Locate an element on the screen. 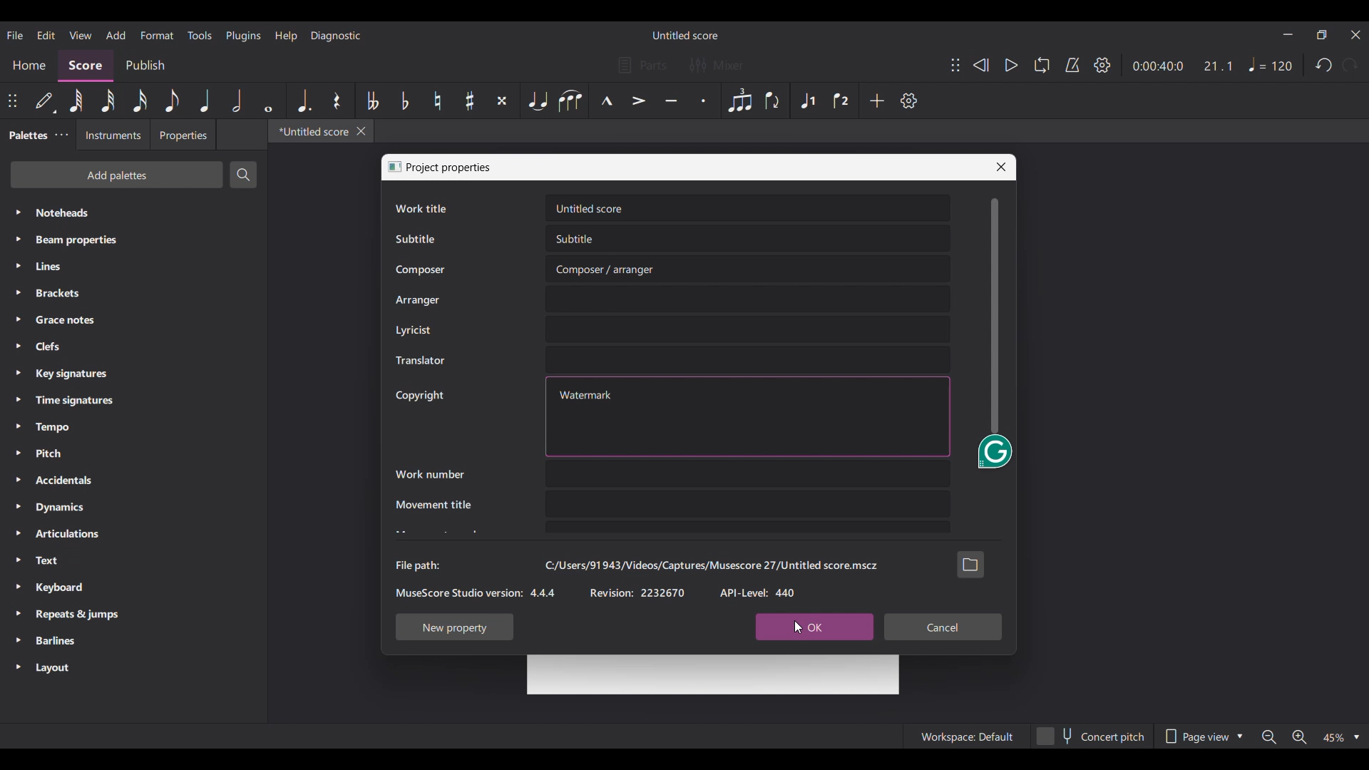 The image size is (1369, 770). Current duration is located at coordinates (1159, 66).